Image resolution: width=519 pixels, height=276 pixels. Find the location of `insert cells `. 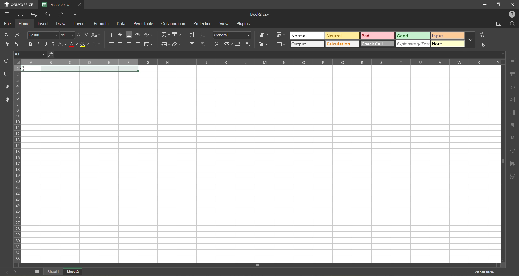

insert cells  is located at coordinates (264, 35).